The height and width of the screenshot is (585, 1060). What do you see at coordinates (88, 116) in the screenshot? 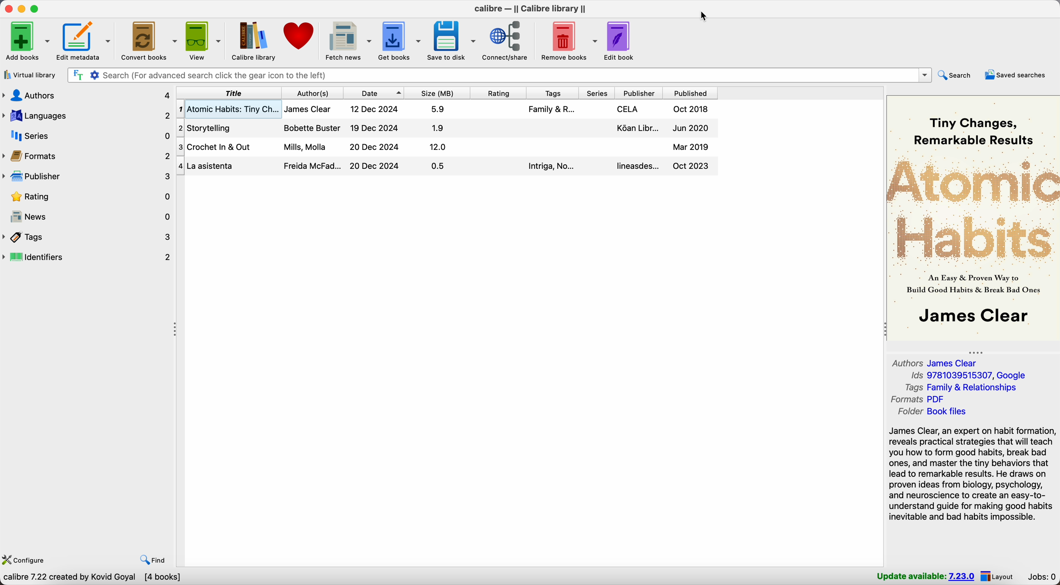
I see `languages` at bounding box center [88, 116].